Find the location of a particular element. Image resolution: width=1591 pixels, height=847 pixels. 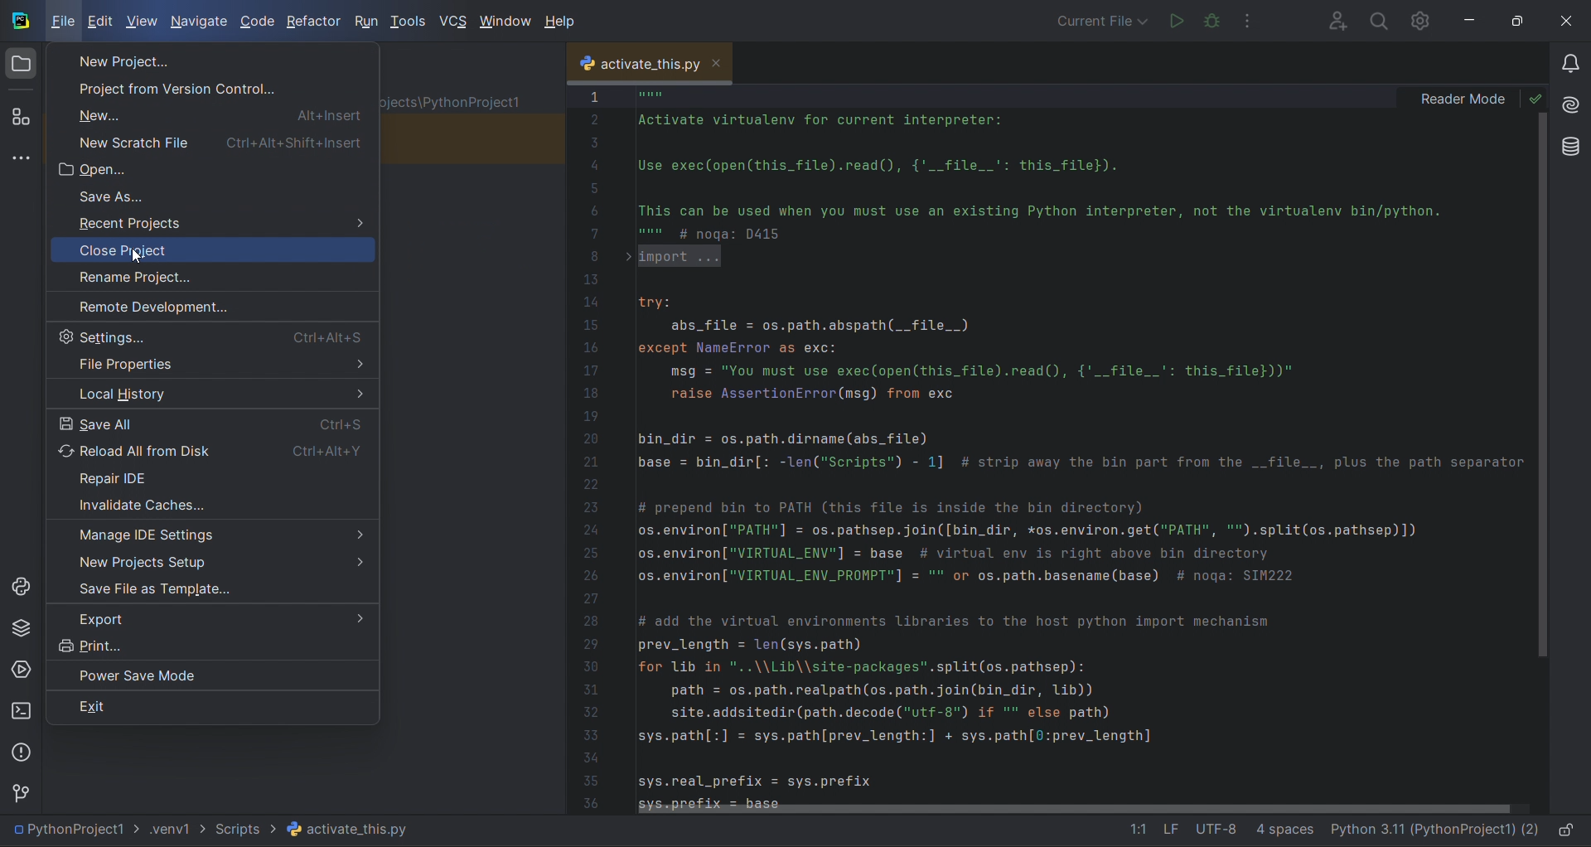

python package is located at coordinates (19, 633).